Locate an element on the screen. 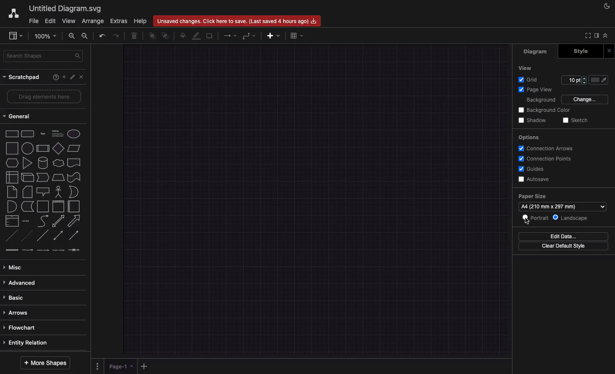  Close is located at coordinates (82, 78).